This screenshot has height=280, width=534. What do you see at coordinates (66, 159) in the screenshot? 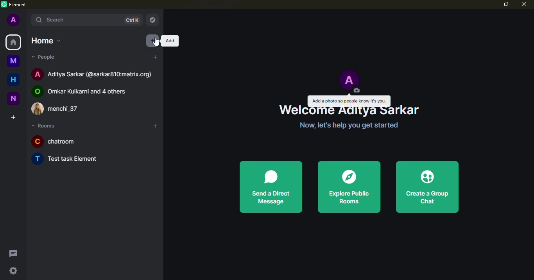
I see `Test task Element.` at bounding box center [66, 159].